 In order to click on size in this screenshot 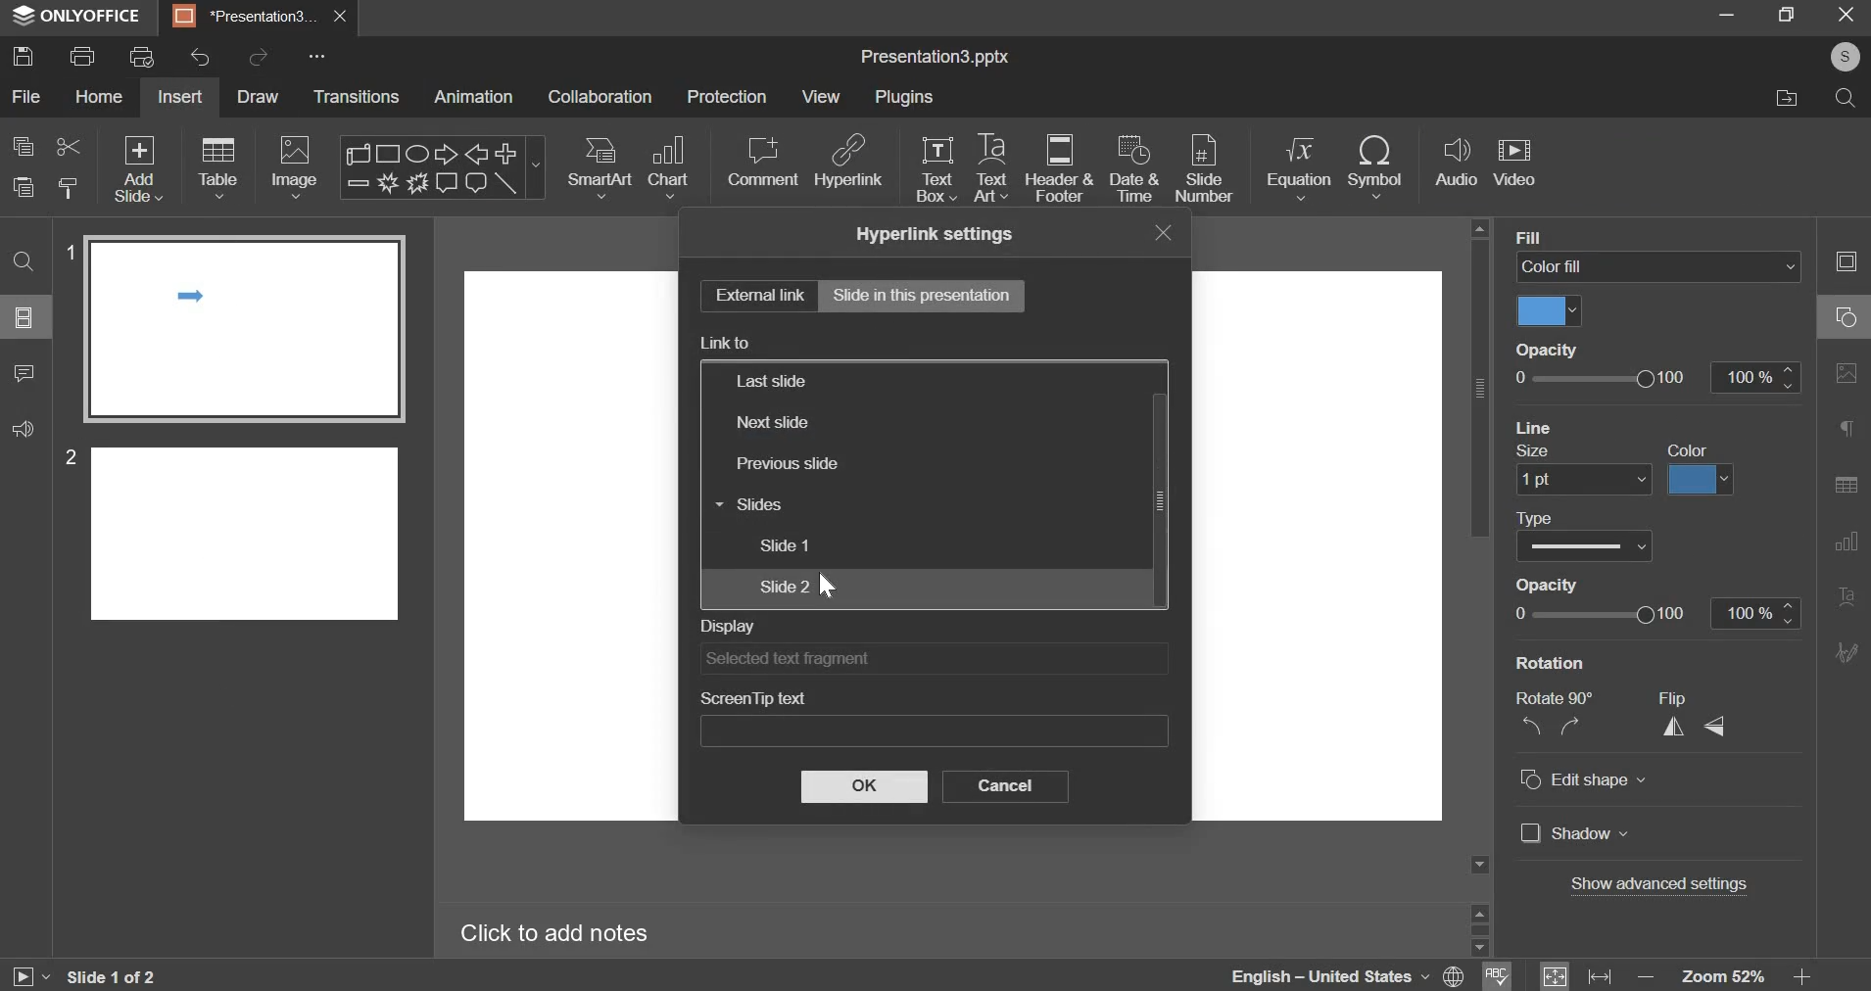, I will do `click(1536, 452)`.